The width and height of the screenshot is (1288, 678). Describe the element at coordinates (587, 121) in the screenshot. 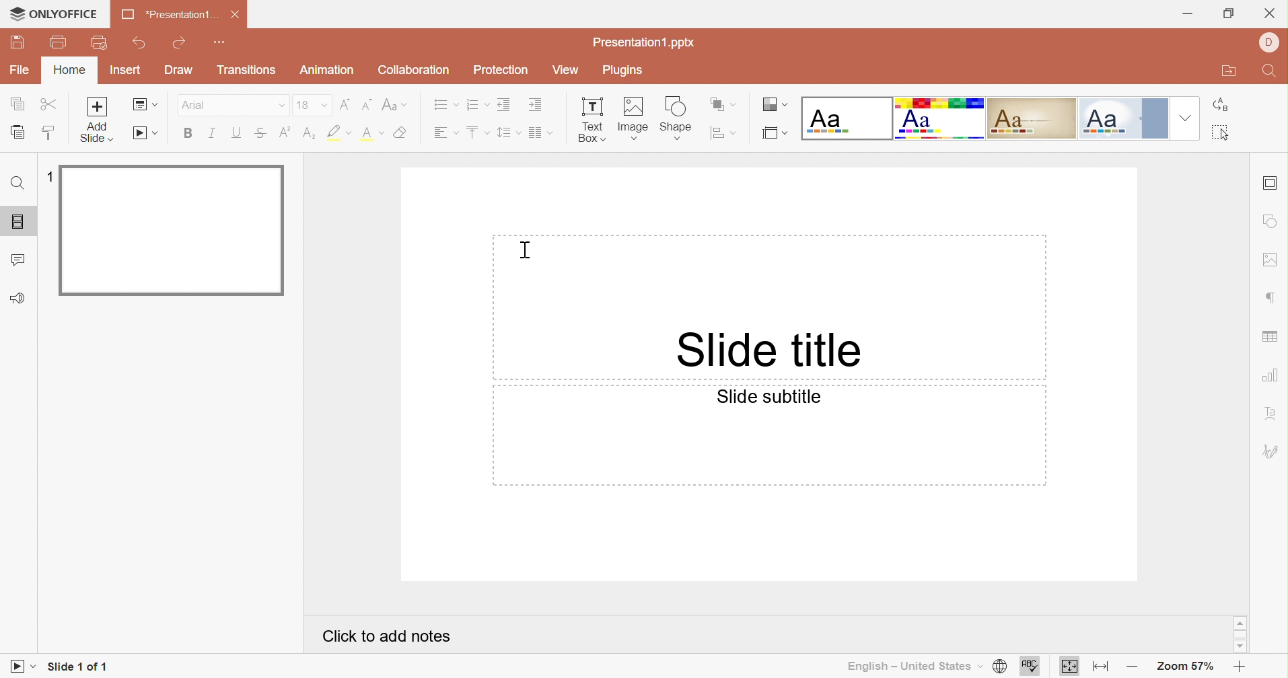

I see `Text Box` at that location.